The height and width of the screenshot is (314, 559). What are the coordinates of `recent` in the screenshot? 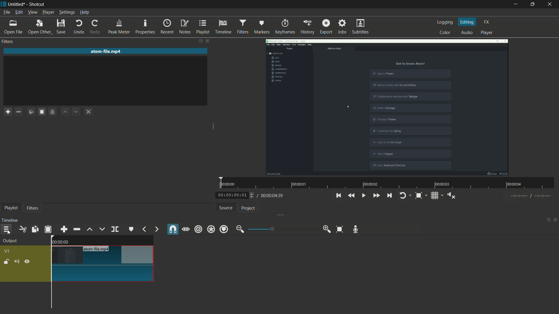 It's located at (167, 27).